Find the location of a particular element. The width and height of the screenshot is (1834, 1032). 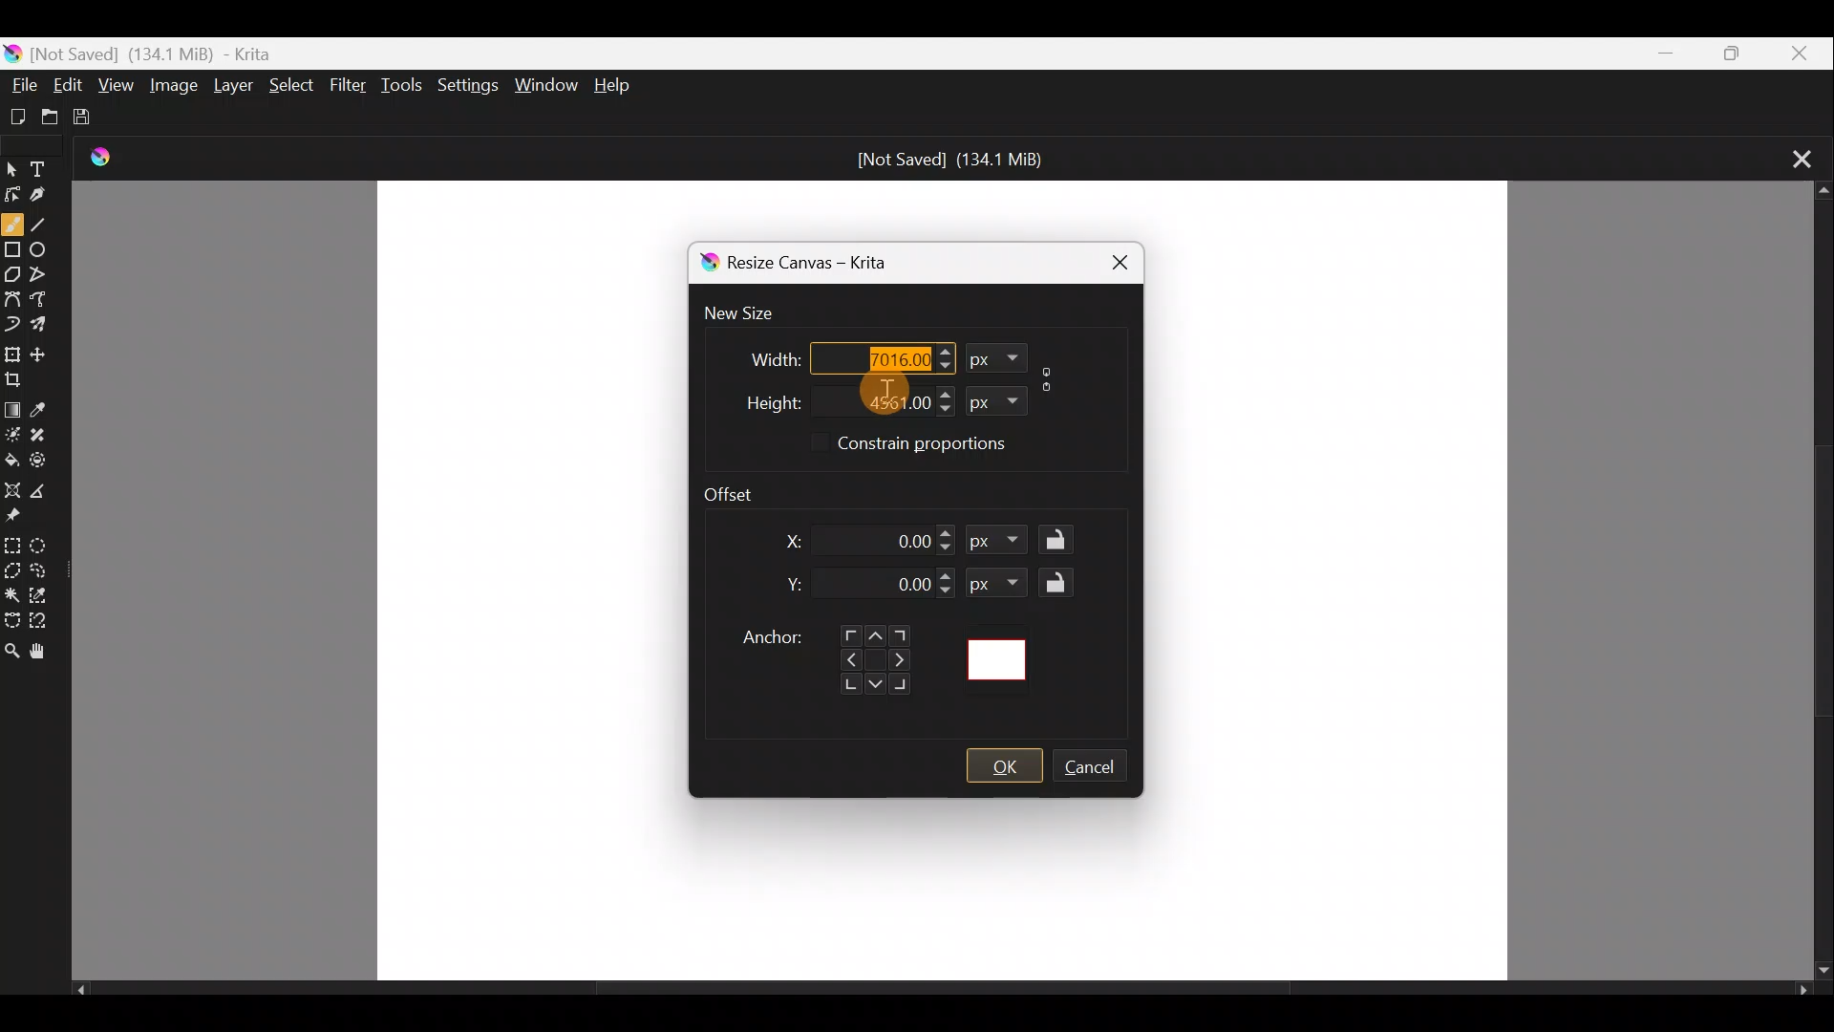

Krita Logo is located at coordinates (13, 49).